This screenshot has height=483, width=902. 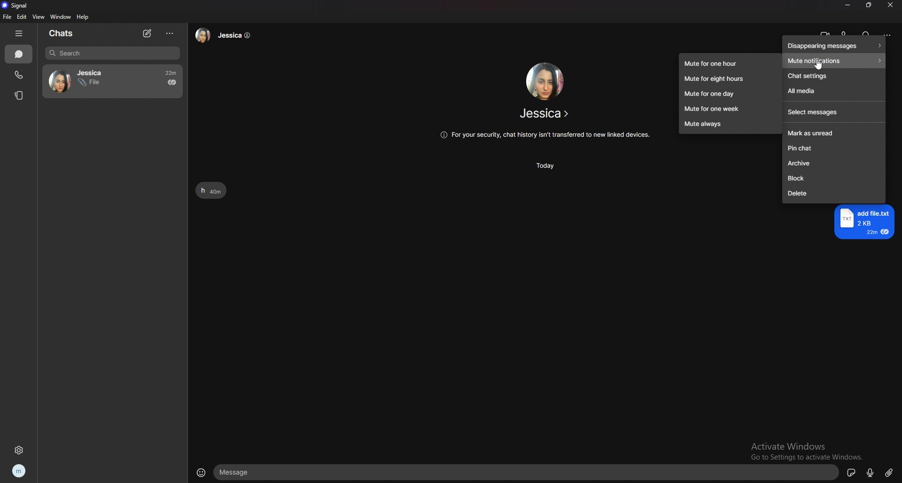 I want to click on mute for one week, so click(x=729, y=109).